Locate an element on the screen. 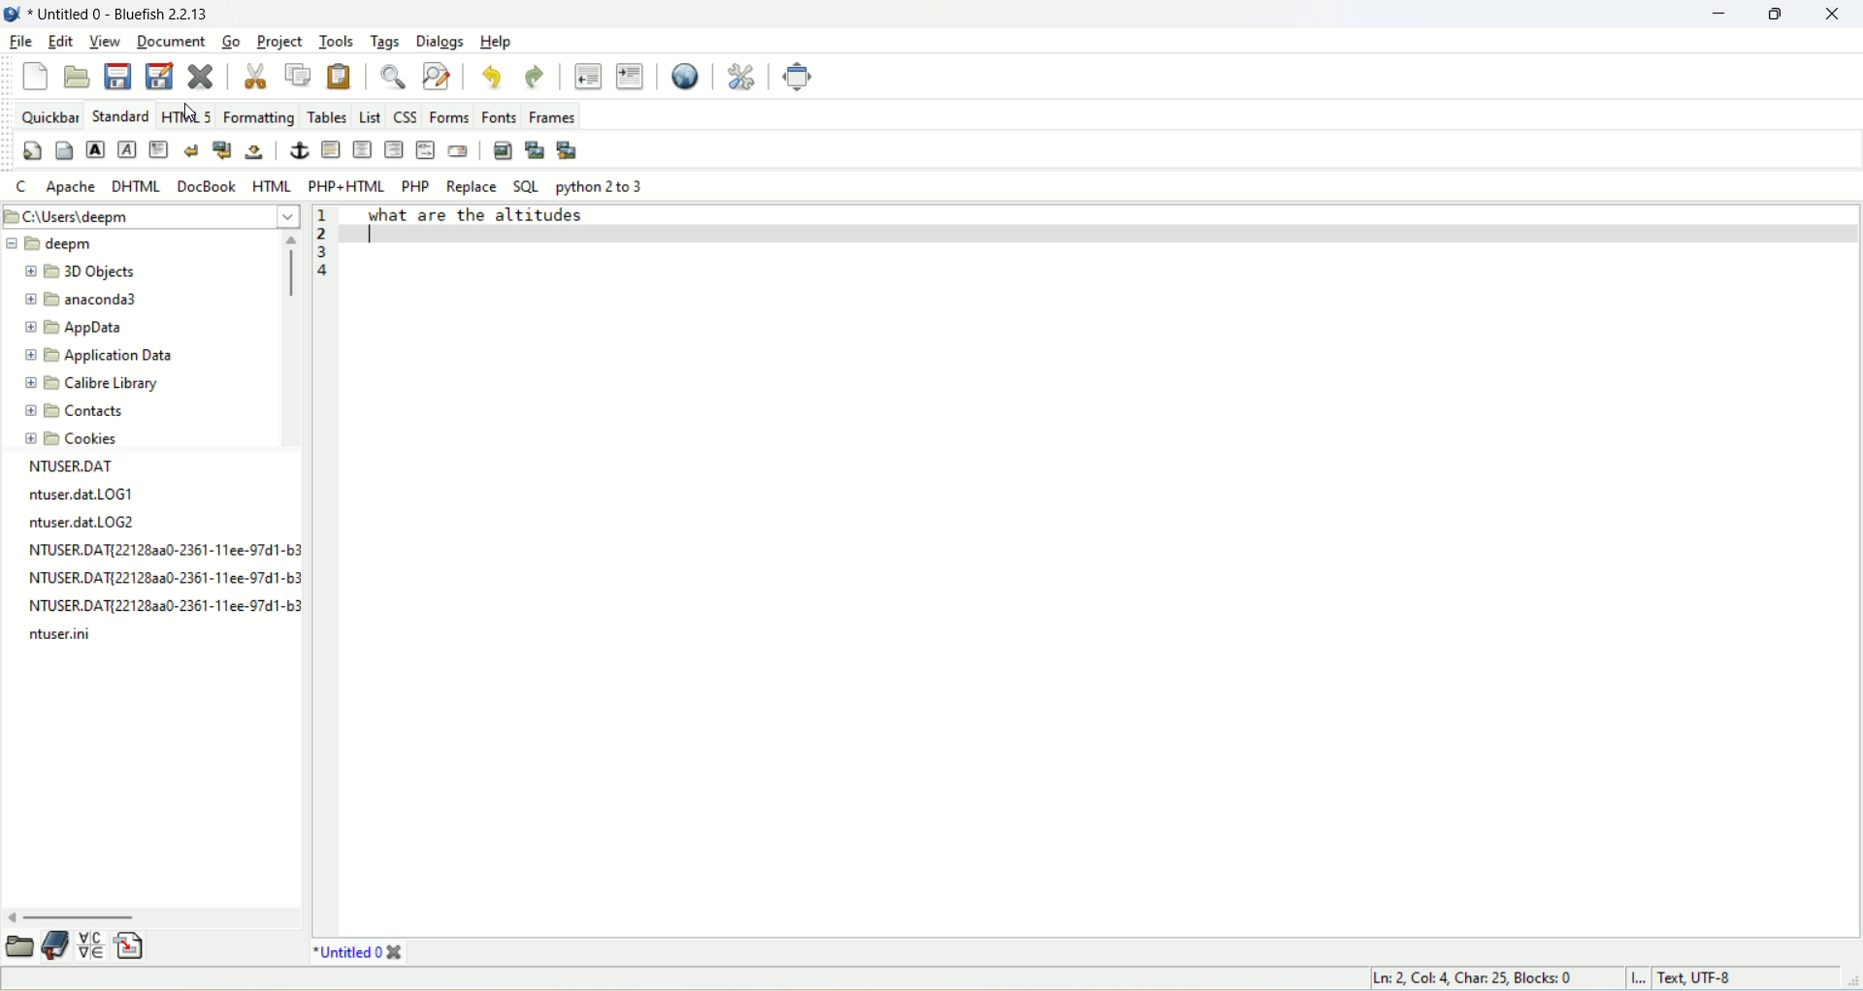 The height and width of the screenshot is (991, 1863). cut is located at coordinates (258, 76).